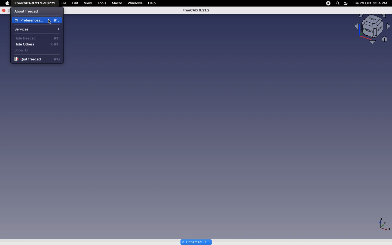 The height and width of the screenshot is (245, 392). What do you see at coordinates (22, 50) in the screenshot?
I see `Show all` at bounding box center [22, 50].